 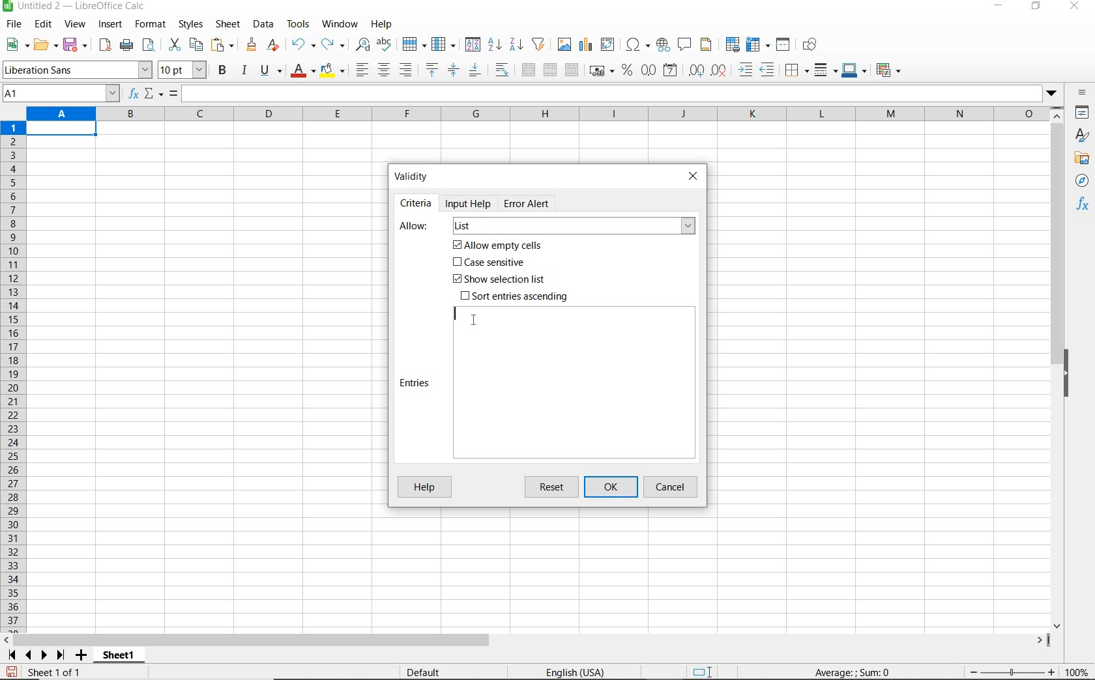 What do you see at coordinates (340, 22) in the screenshot?
I see `window` at bounding box center [340, 22].